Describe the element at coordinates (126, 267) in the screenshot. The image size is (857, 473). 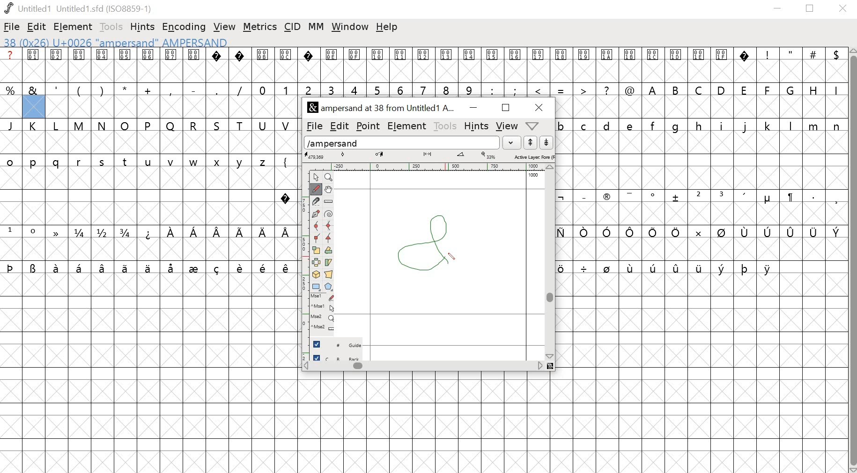
I see `symbol` at that location.